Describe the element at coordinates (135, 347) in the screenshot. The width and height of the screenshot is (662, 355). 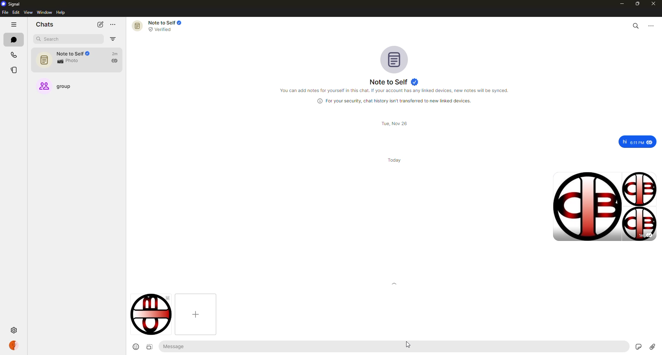
I see `emoji` at that location.